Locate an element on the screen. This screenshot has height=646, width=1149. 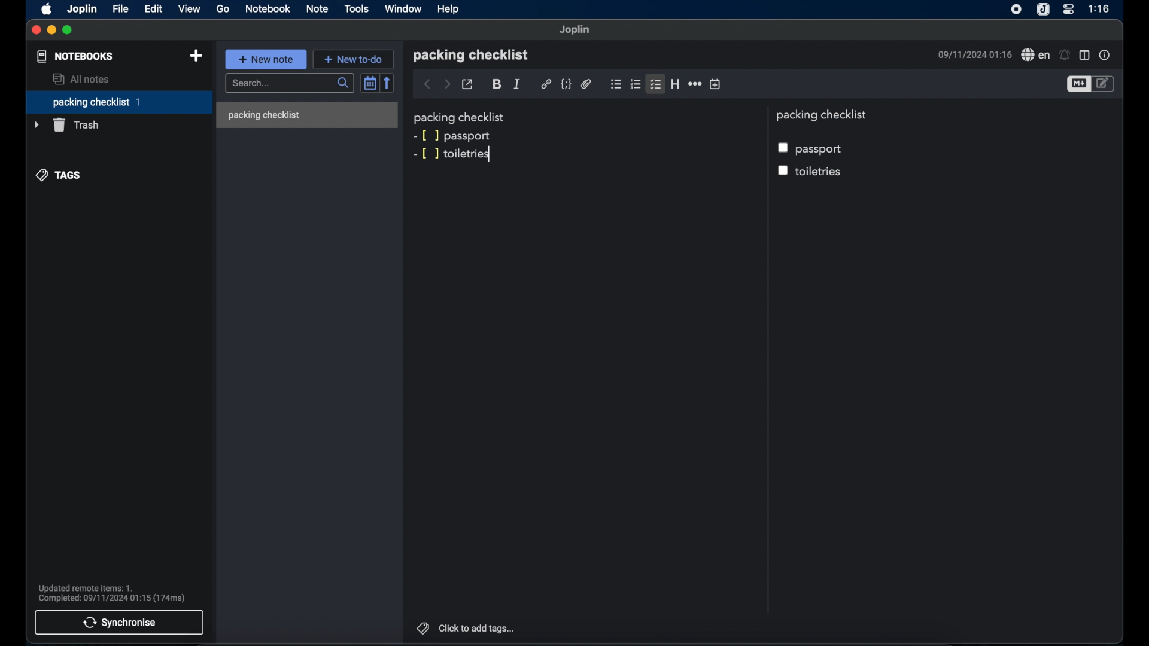
tools is located at coordinates (357, 9).